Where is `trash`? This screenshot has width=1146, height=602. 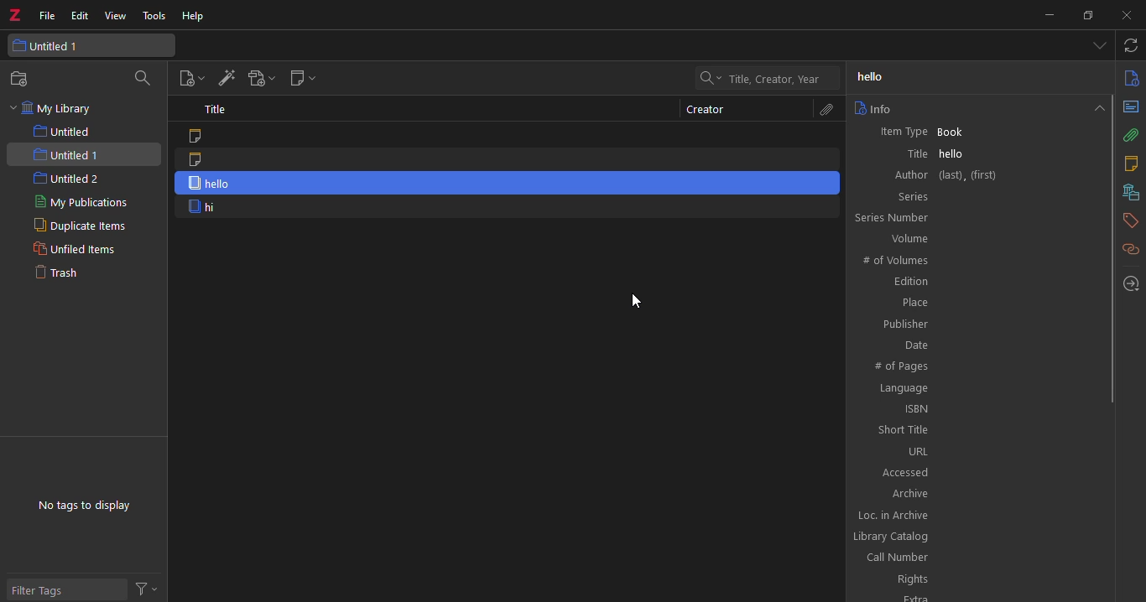
trash is located at coordinates (63, 274).